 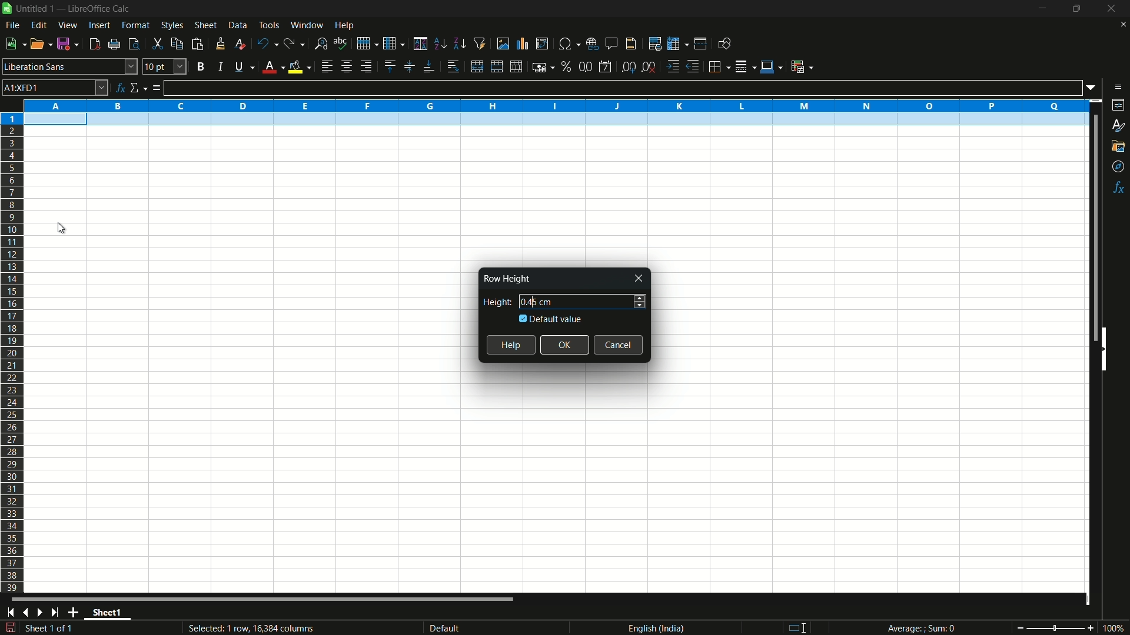 What do you see at coordinates (205, 25) in the screenshot?
I see `sheet menu` at bounding box center [205, 25].